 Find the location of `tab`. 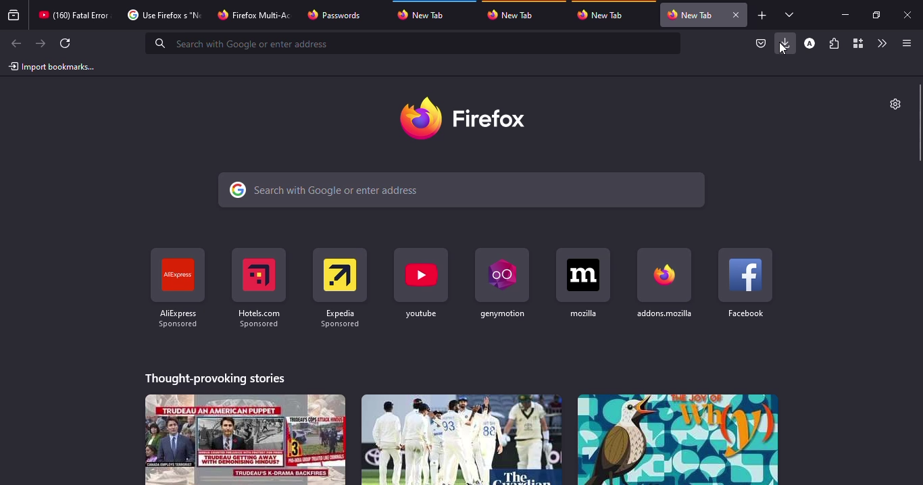

tab is located at coordinates (74, 15).